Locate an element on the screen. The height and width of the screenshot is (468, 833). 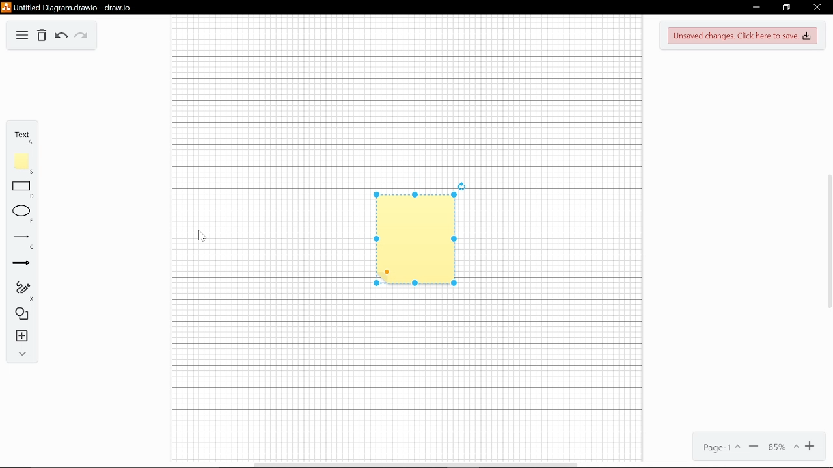
close is located at coordinates (816, 8).